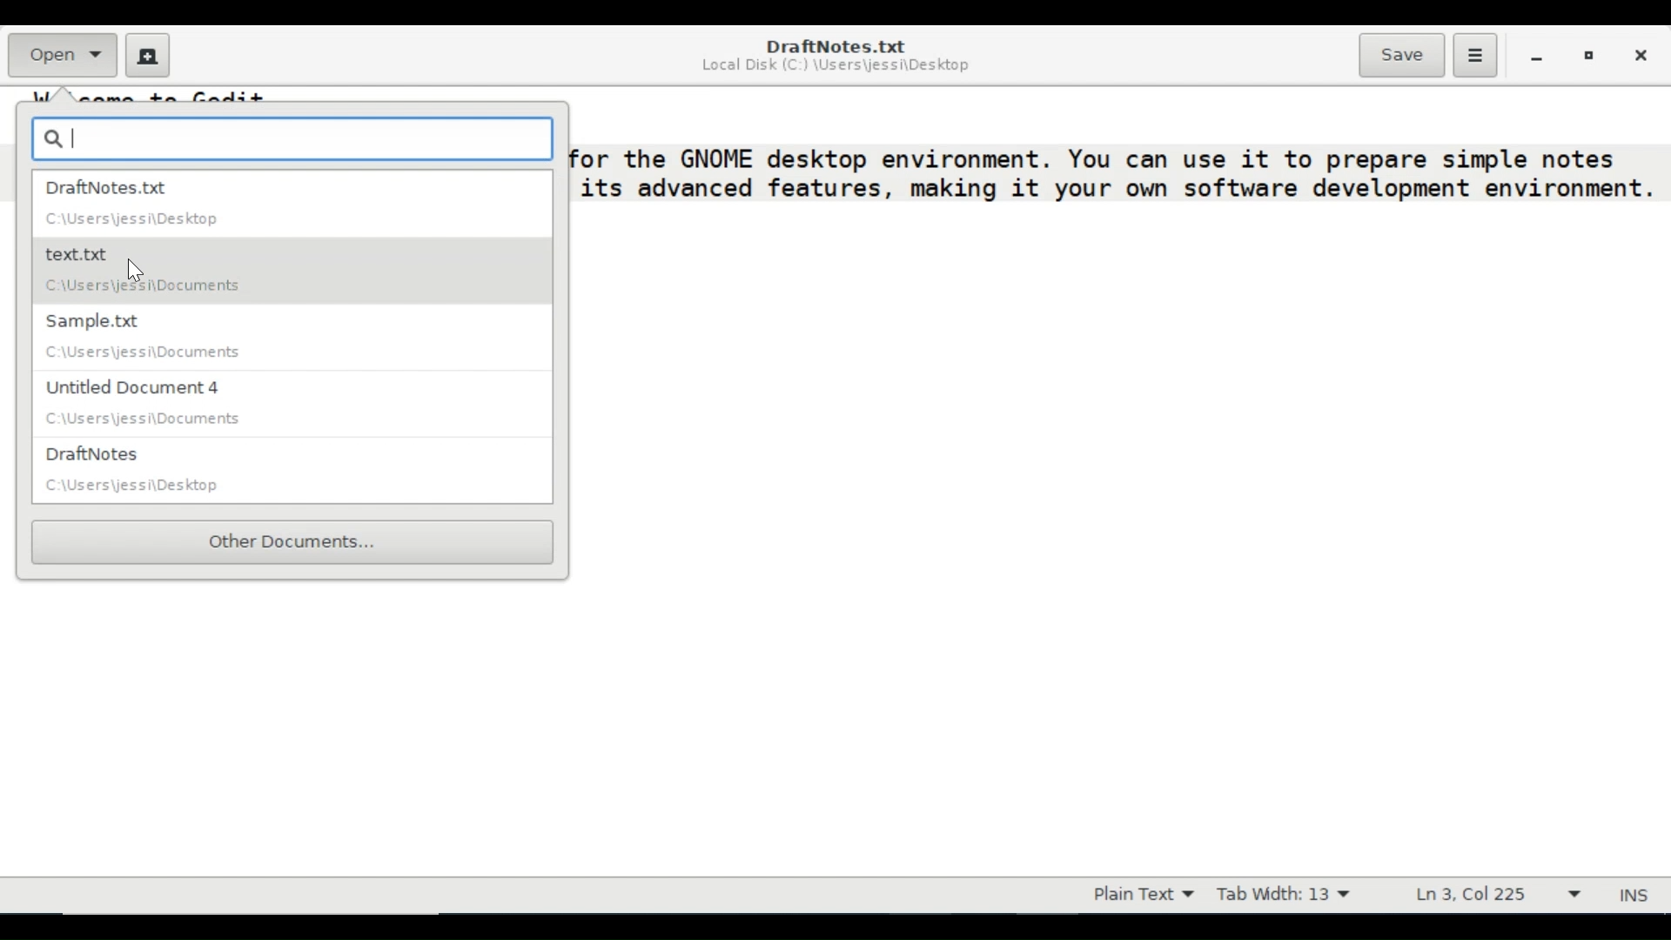 The height and width of the screenshot is (940, 1671). Describe the element at coordinates (1139, 895) in the screenshot. I see `File type` at that location.